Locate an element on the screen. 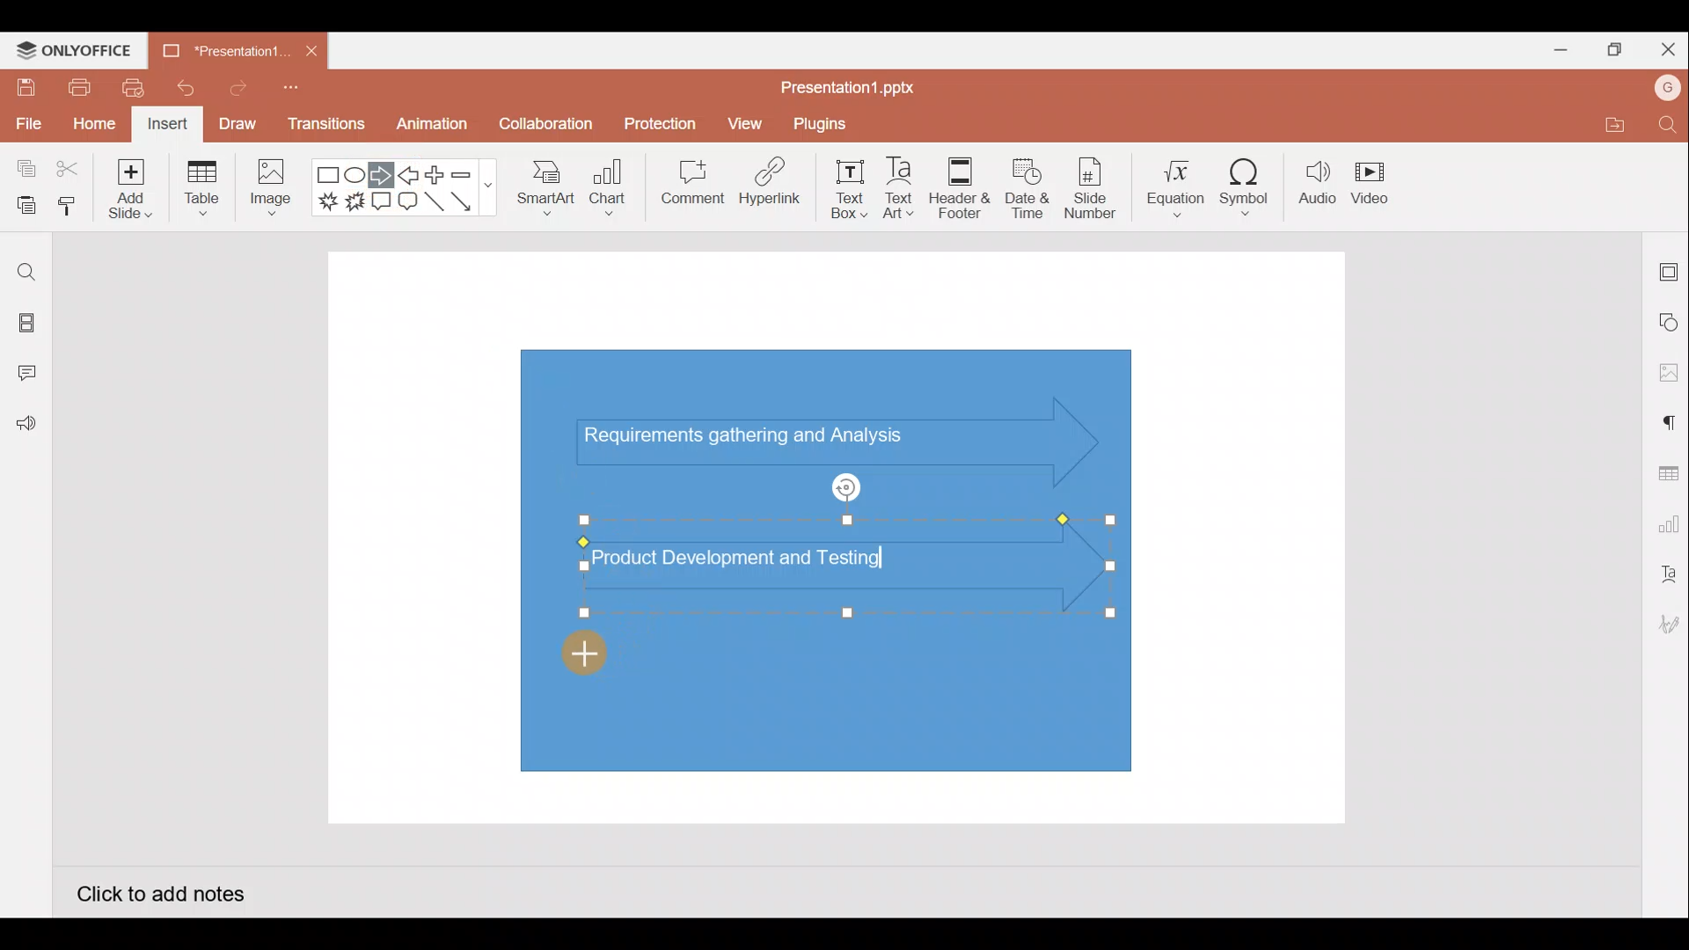 The width and height of the screenshot is (1689, 950). Click to add notes is located at coordinates (160, 892).